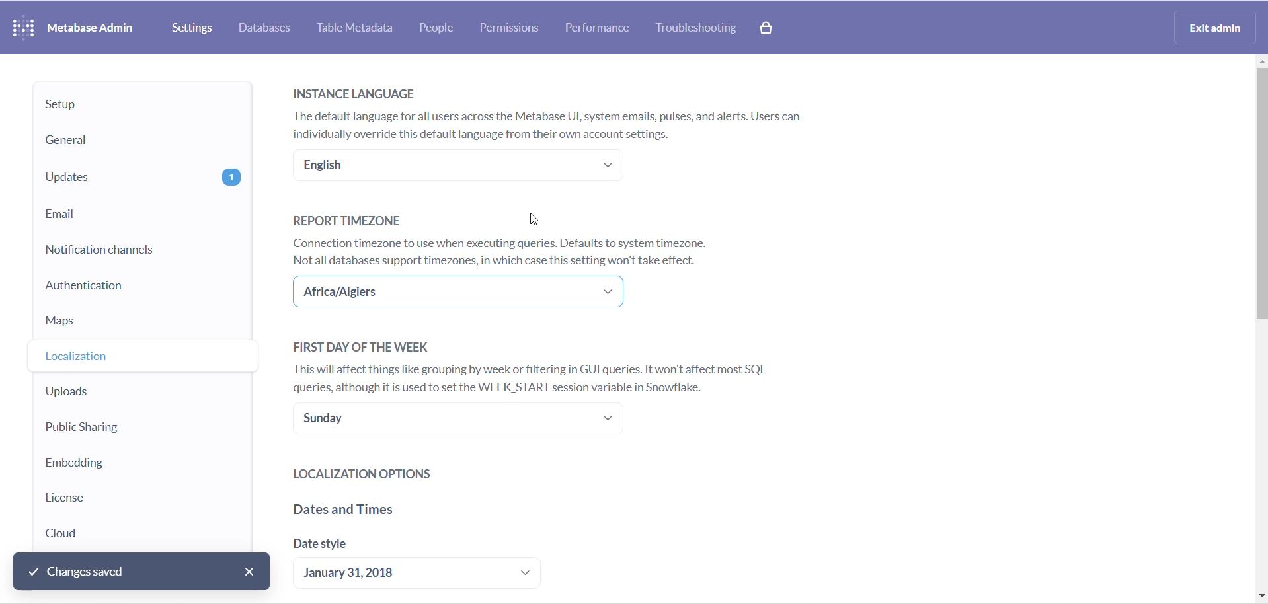 This screenshot has width=1268, height=604. What do you see at coordinates (146, 290) in the screenshot?
I see `AUTHENTICATION` at bounding box center [146, 290].